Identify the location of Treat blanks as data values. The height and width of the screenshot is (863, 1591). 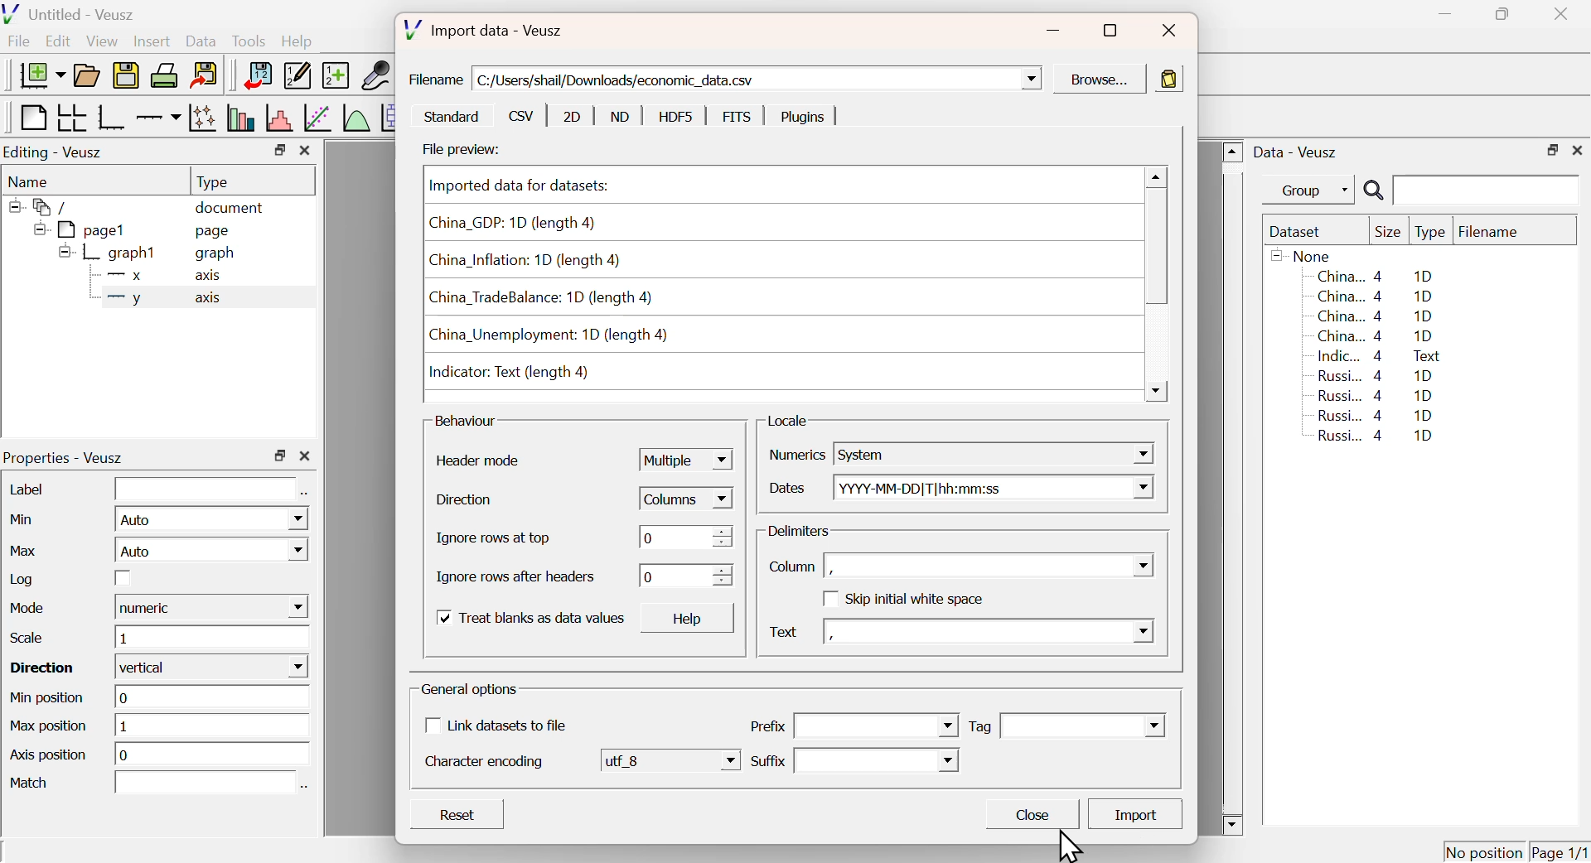
(544, 619).